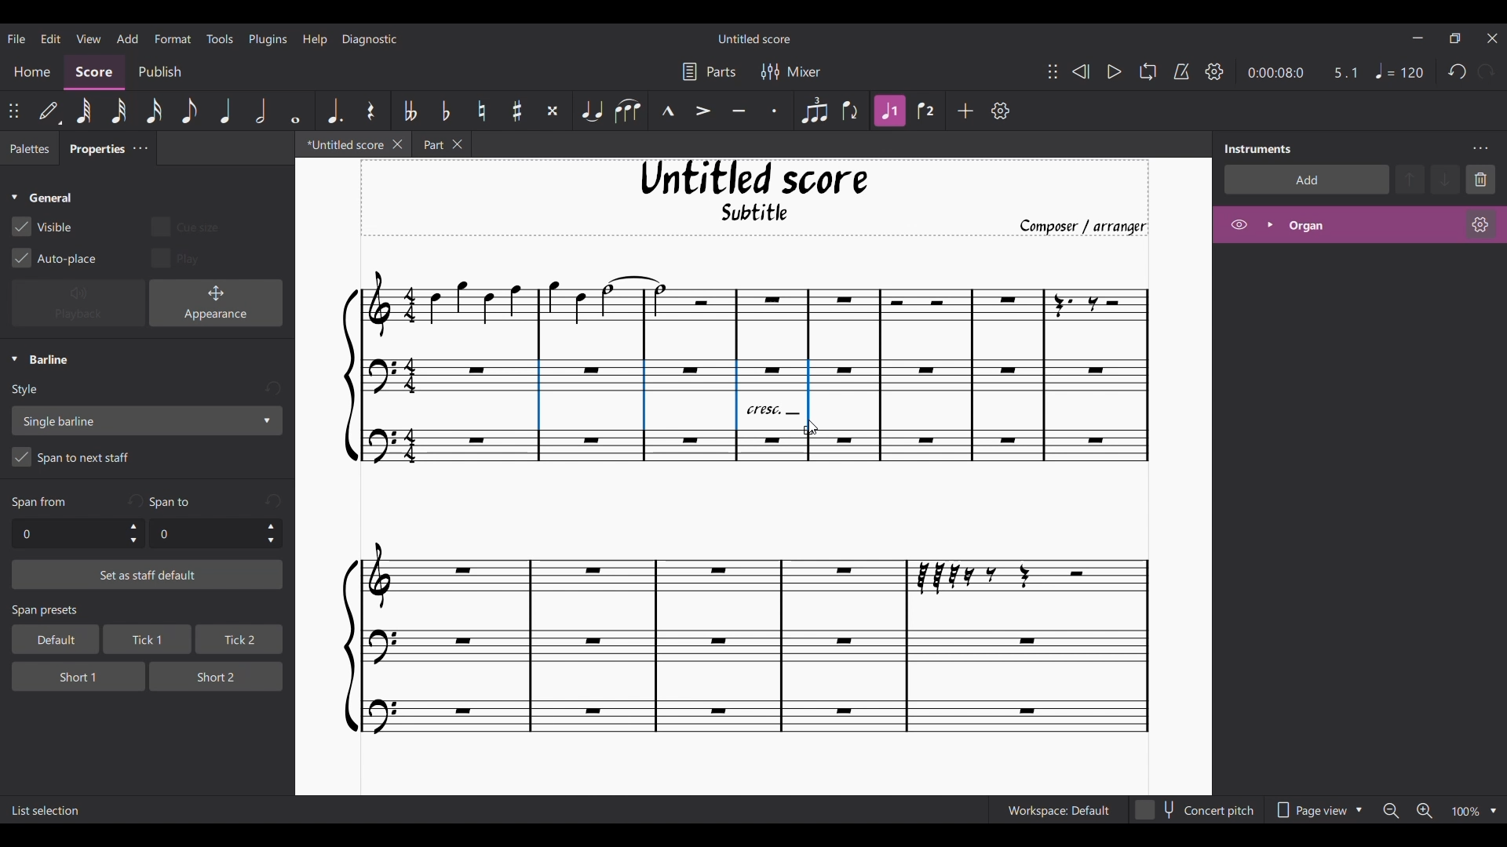 The image size is (1507, 847). What do you see at coordinates (144, 641) in the screenshot?
I see `tick 1` at bounding box center [144, 641].